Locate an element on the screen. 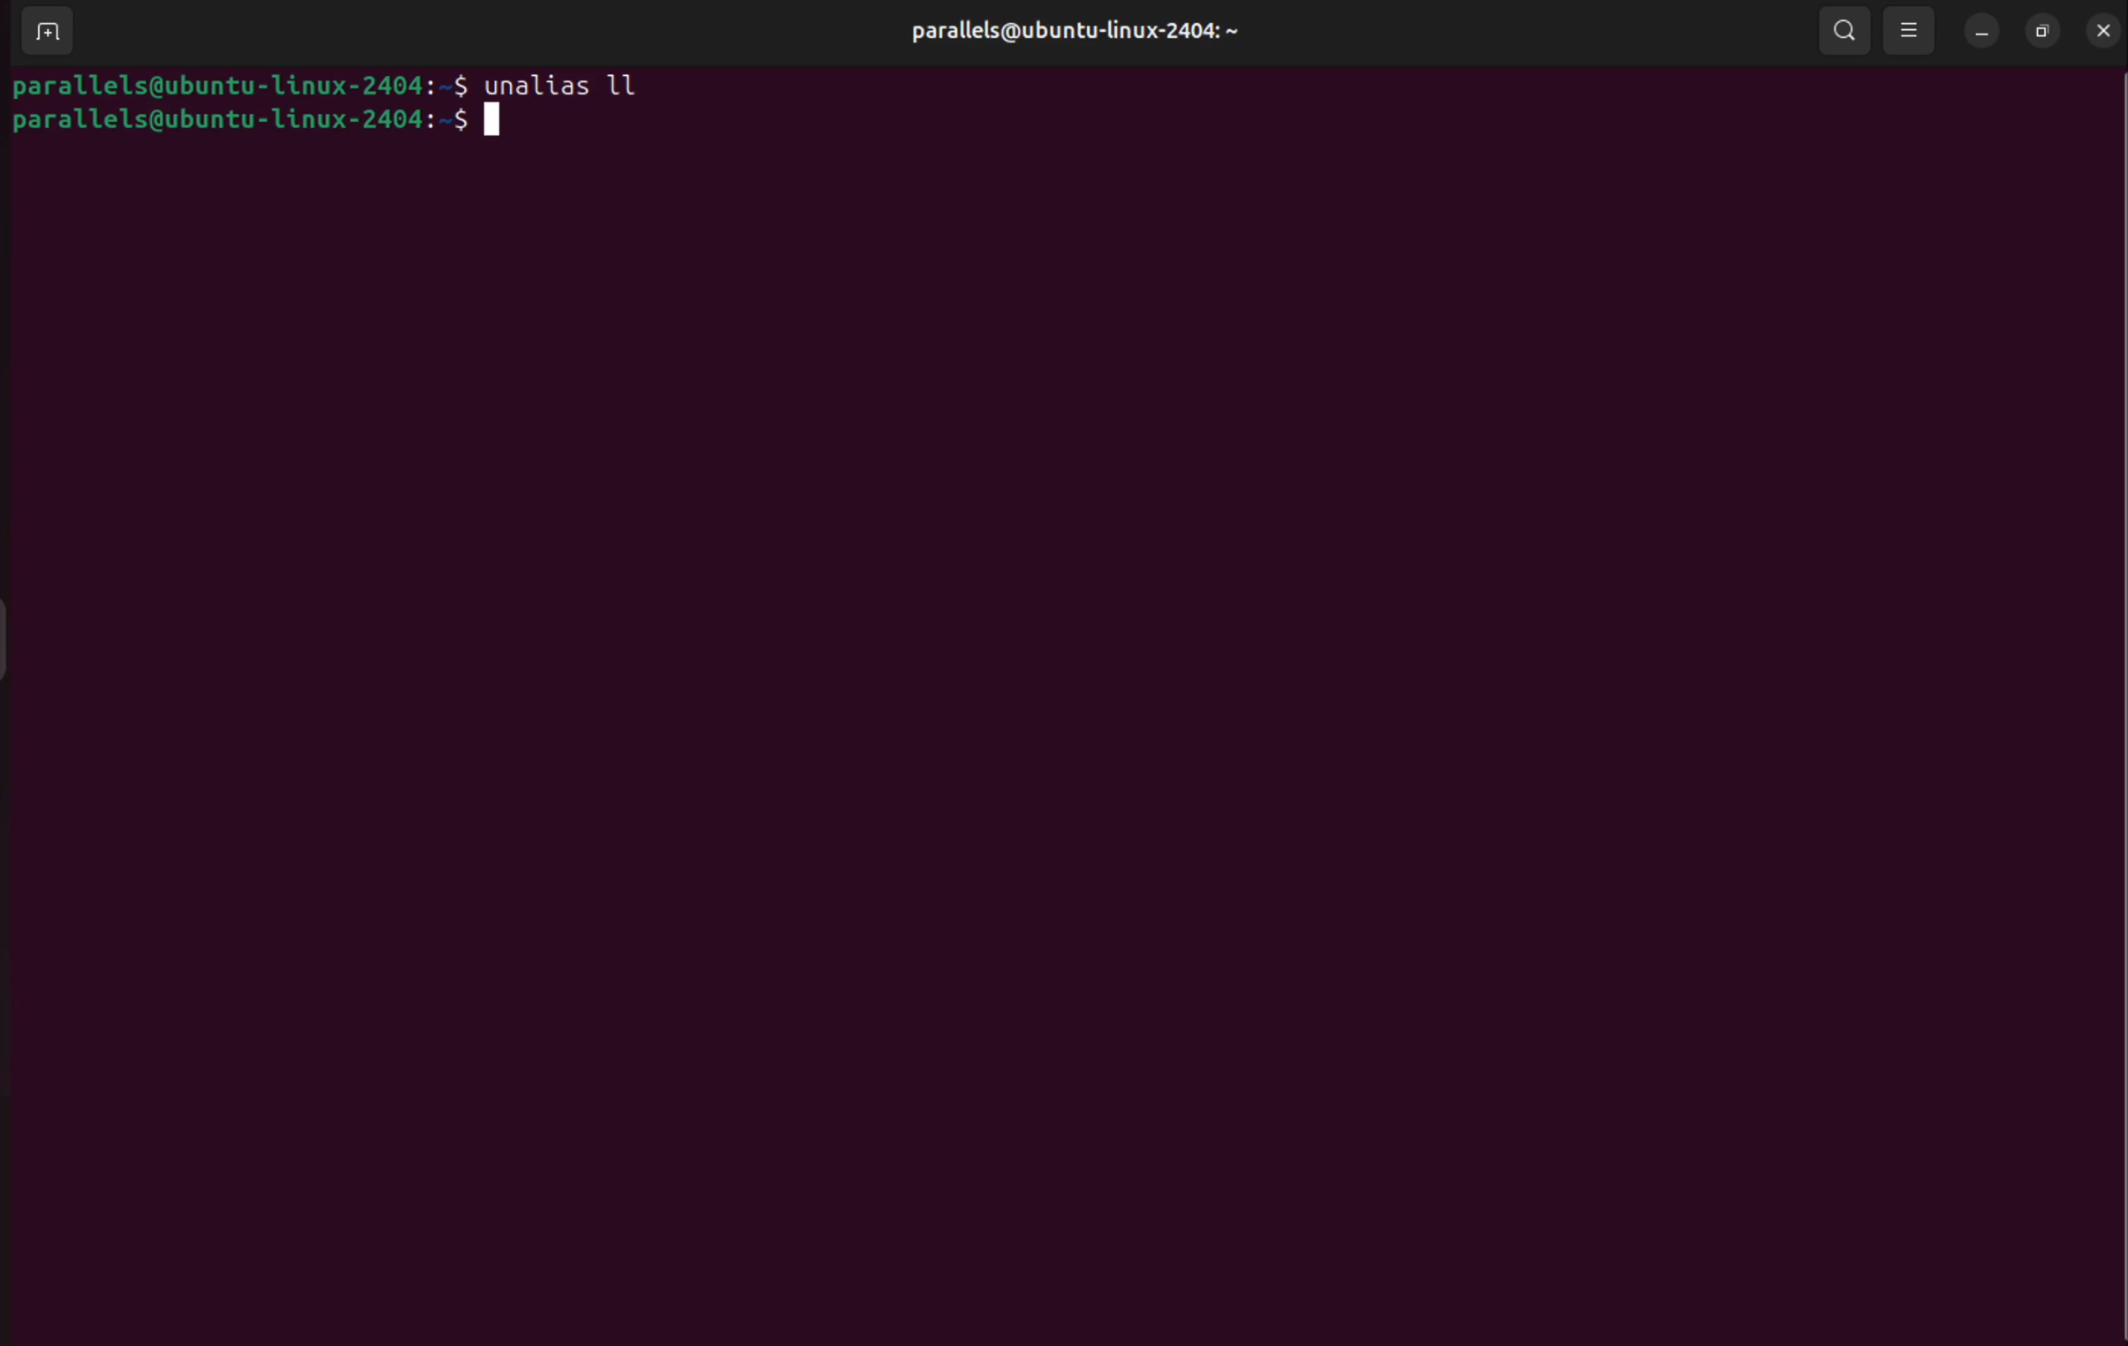  resize is located at coordinates (2041, 27).